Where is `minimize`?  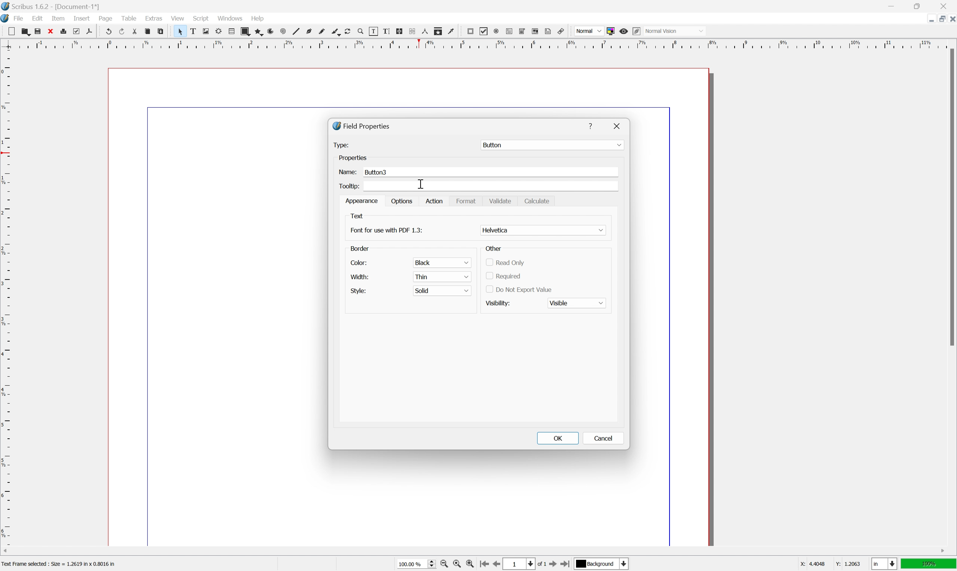
minimize is located at coordinates (894, 5).